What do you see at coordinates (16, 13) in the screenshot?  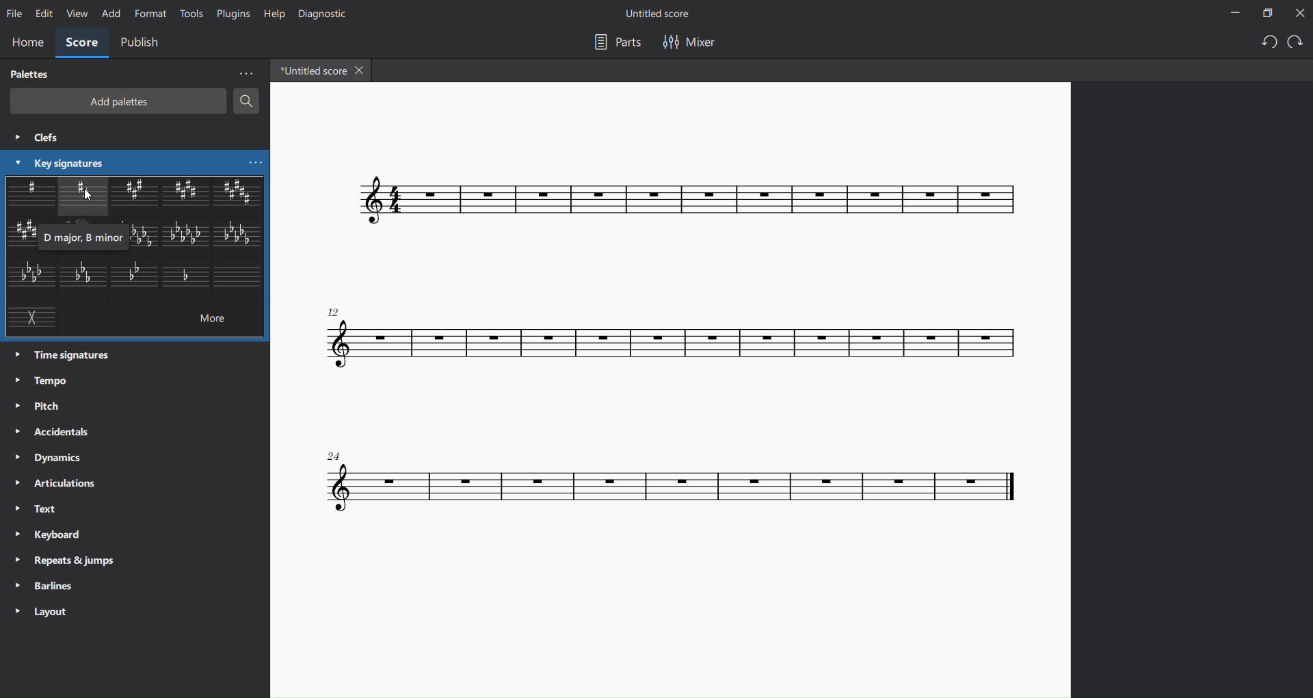 I see `file` at bounding box center [16, 13].